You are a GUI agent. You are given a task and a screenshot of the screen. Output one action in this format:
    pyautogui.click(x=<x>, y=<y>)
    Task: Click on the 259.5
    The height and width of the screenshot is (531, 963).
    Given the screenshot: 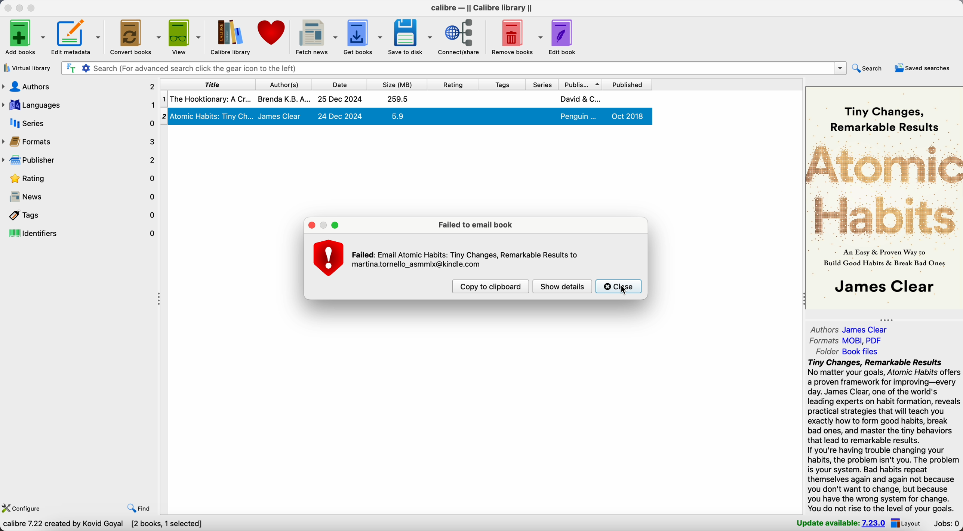 What is the action you would take?
    pyautogui.click(x=398, y=99)
    